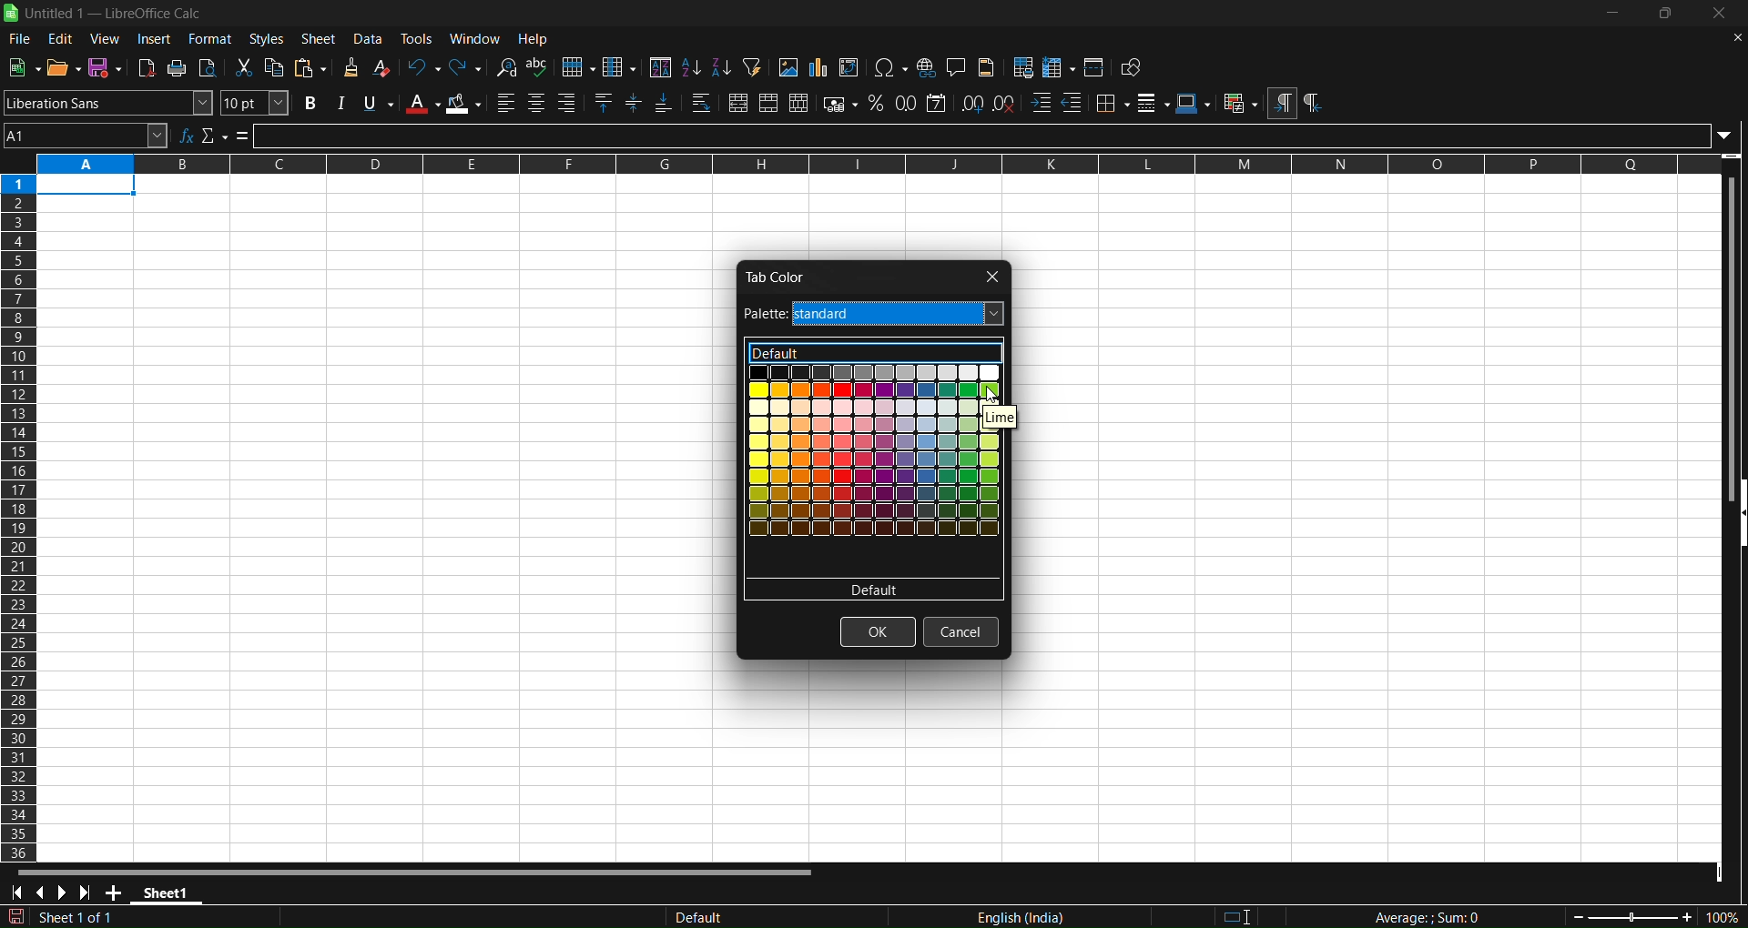 The width and height of the screenshot is (1748, 928). I want to click on sheet, so click(320, 38).